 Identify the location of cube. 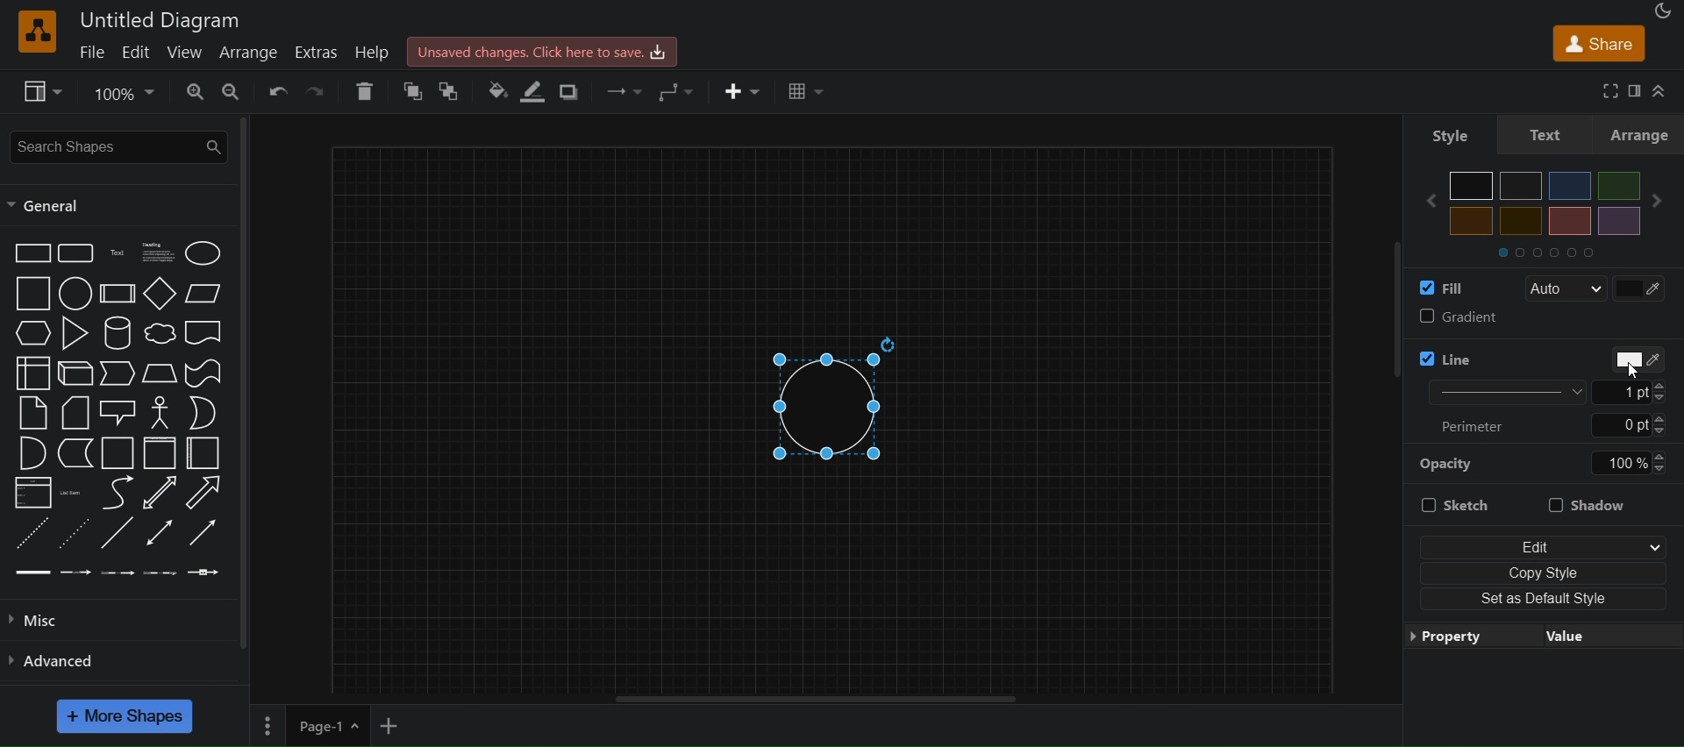
(75, 374).